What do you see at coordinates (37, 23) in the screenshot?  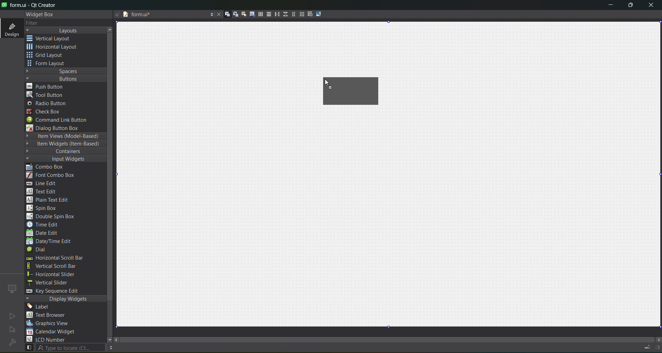 I see `filter` at bounding box center [37, 23].